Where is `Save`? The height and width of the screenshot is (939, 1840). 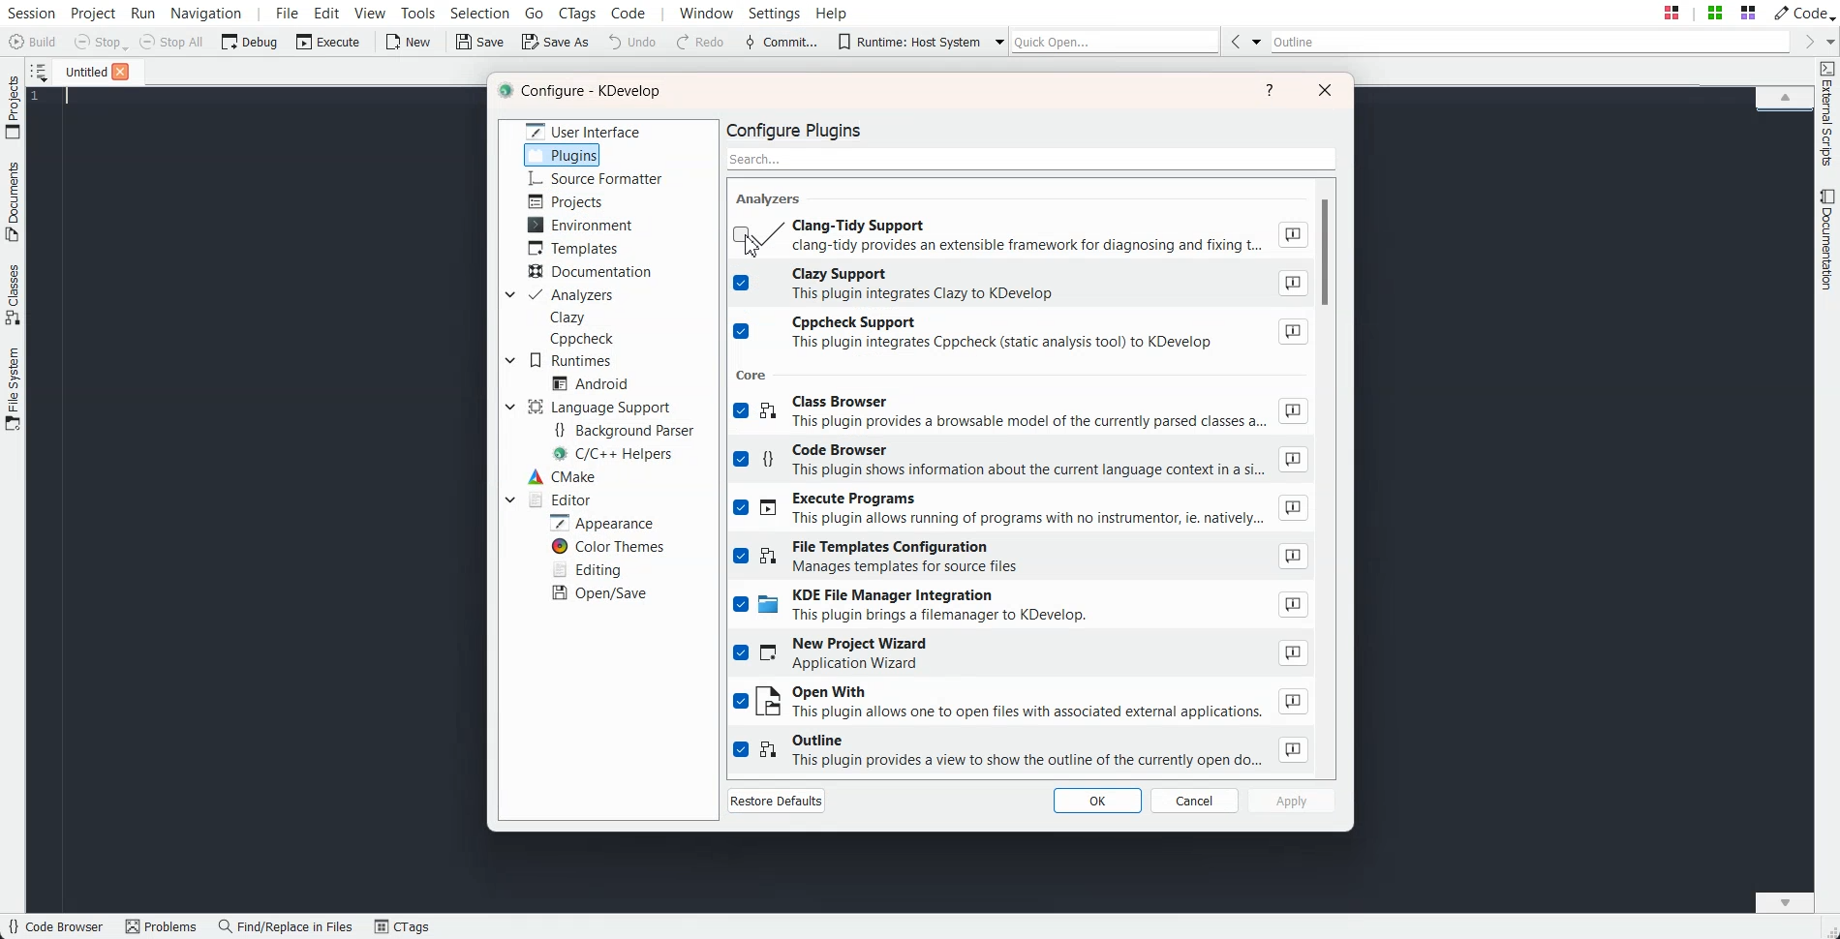
Save is located at coordinates (481, 42).